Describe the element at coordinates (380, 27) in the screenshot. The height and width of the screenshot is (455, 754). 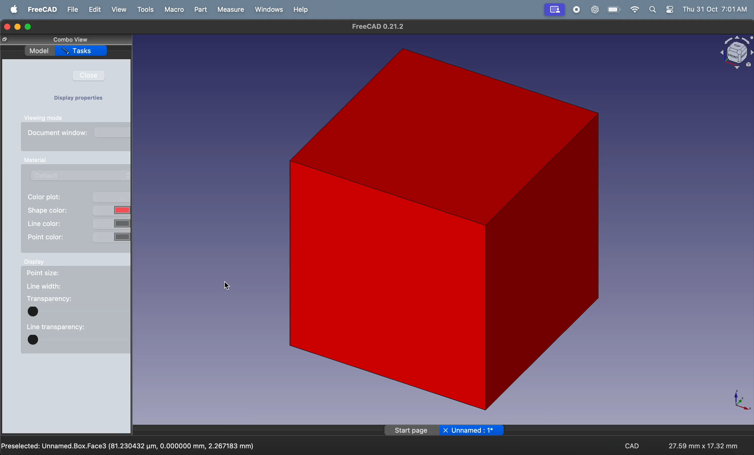
I see `free cad title` at that location.